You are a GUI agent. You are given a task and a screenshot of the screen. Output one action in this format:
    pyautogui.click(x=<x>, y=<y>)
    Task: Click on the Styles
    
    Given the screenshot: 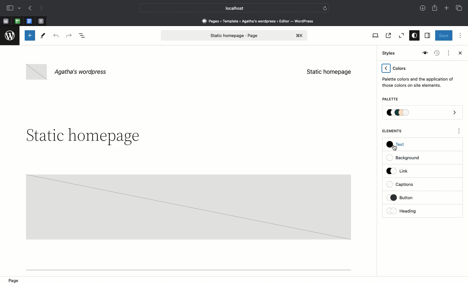 What is the action you would take?
    pyautogui.click(x=413, y=36)
    